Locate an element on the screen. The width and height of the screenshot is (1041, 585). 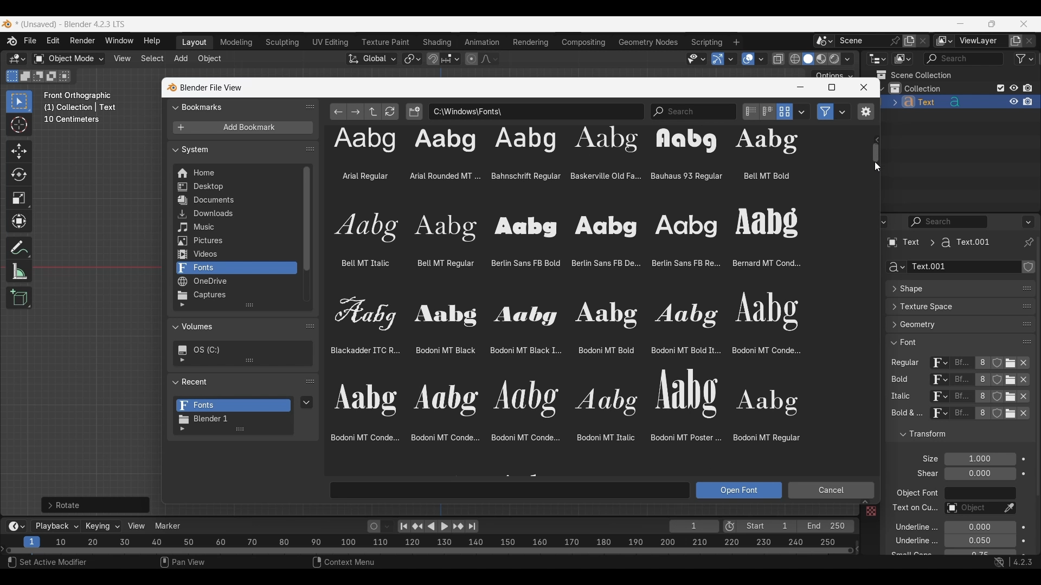
Measure is located at coordinates (19, 271).